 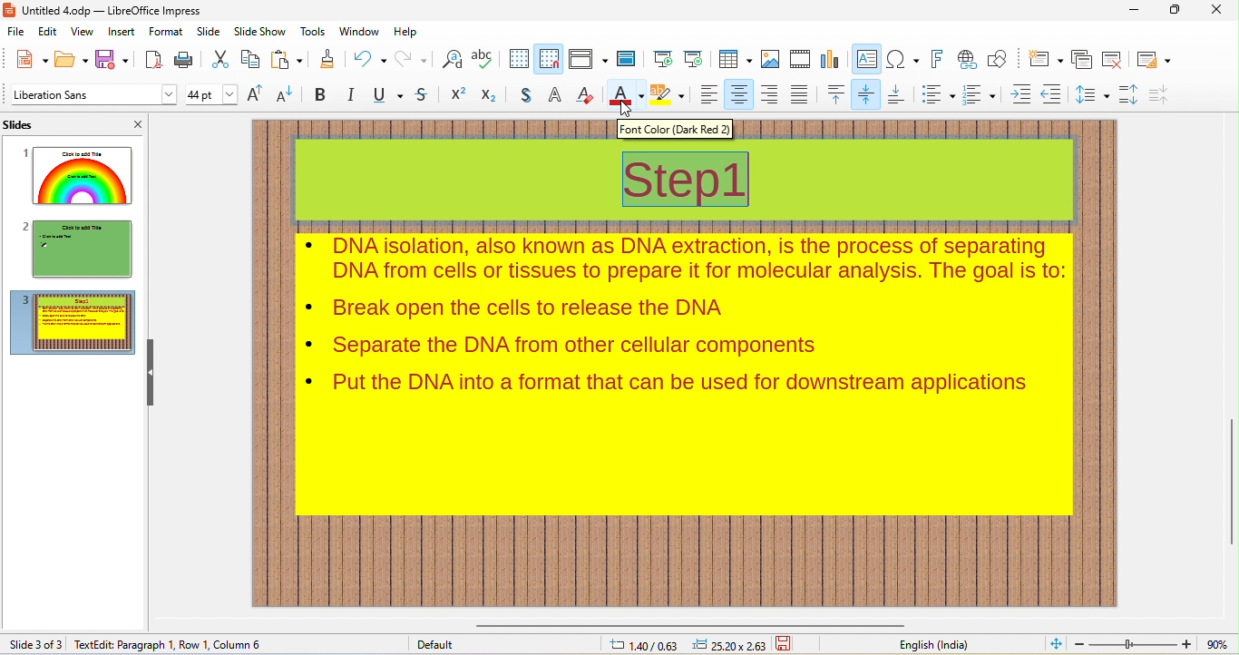 I want to click on horizontal scroll, so click(x=709, y=626).